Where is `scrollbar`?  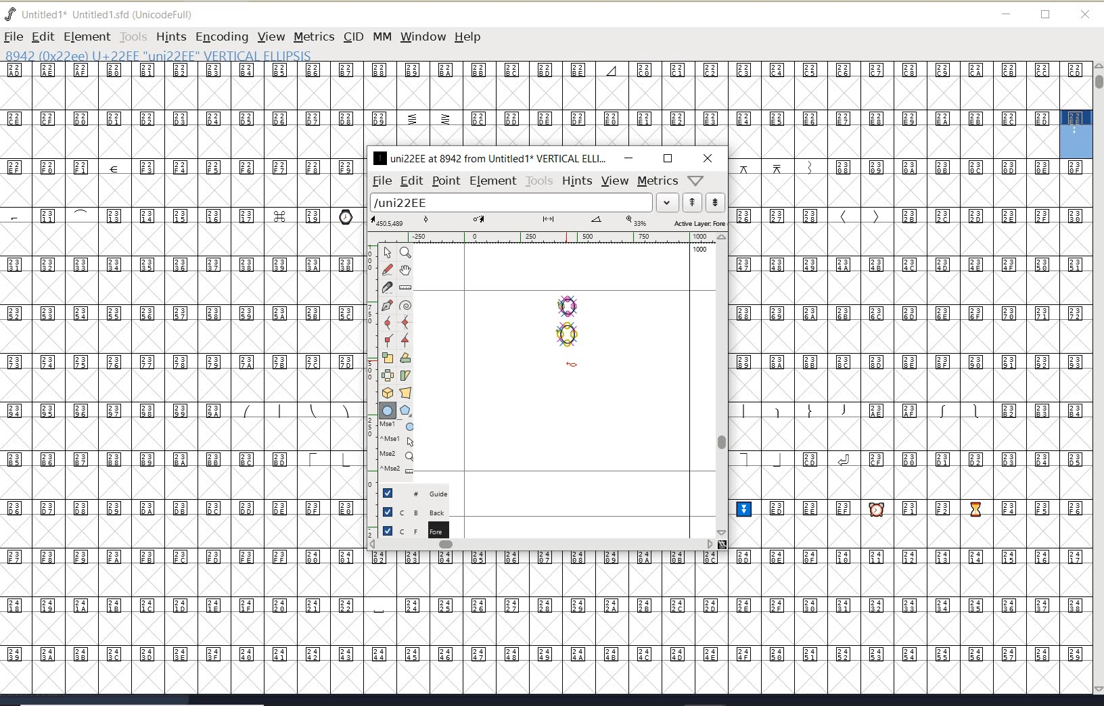 scrollbar is located at coordinates (541, 546).